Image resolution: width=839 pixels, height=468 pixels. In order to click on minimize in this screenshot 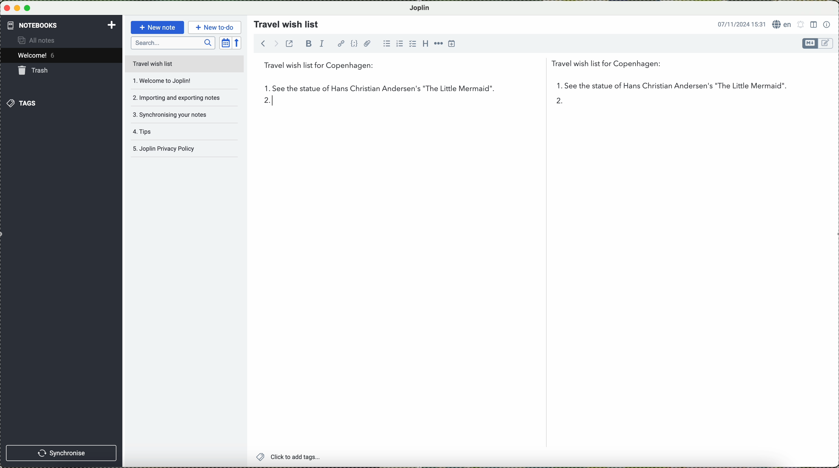, I will do `click(18, 8)`.